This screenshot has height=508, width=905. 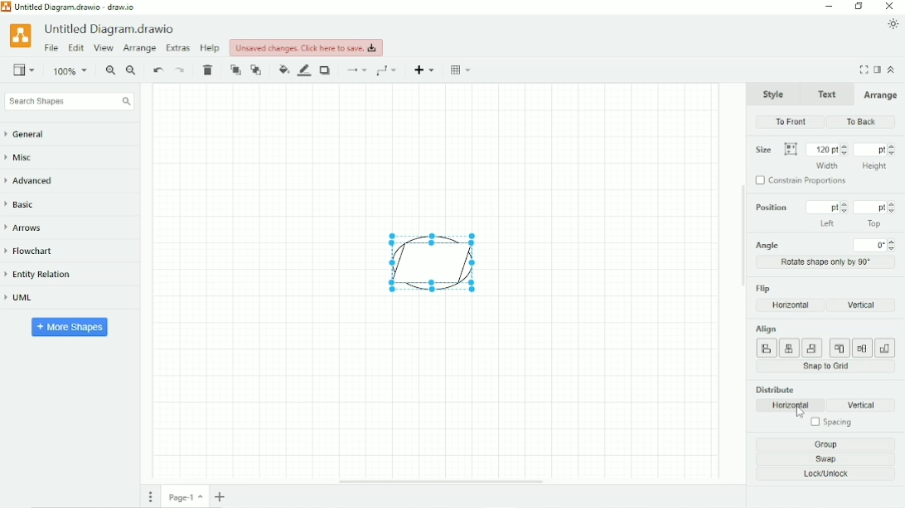 I want to click on Spacing, so click(x=830, y=424).